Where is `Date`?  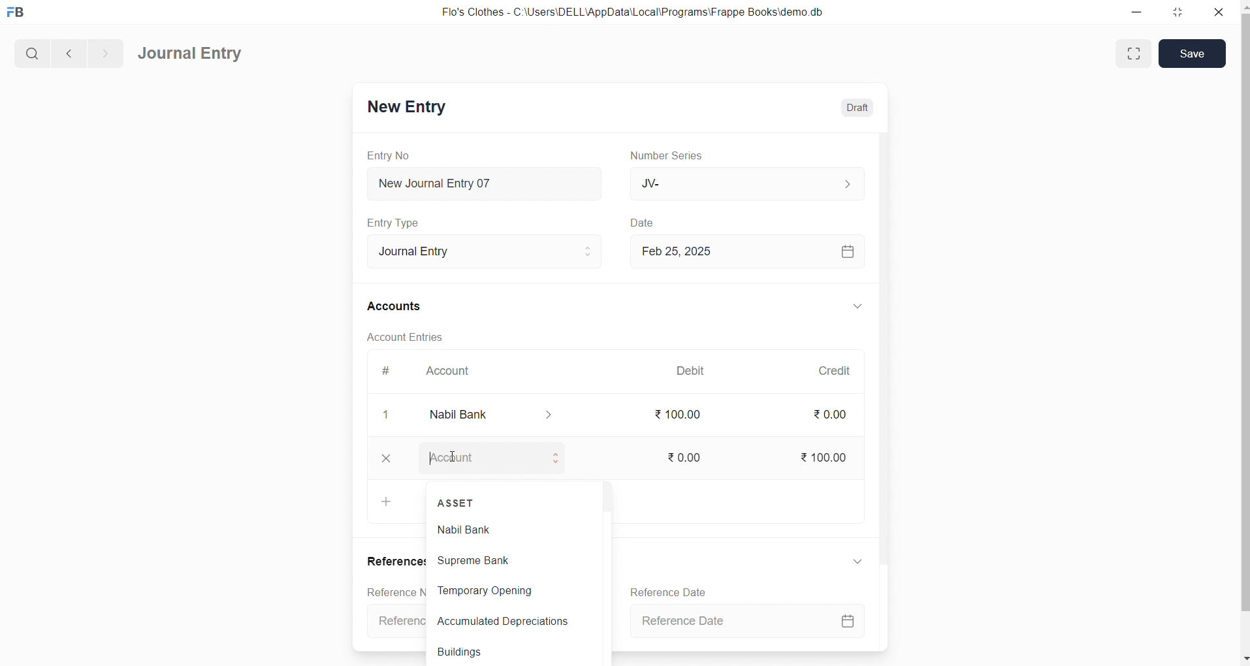 Date is located at coordinates (649, 223).